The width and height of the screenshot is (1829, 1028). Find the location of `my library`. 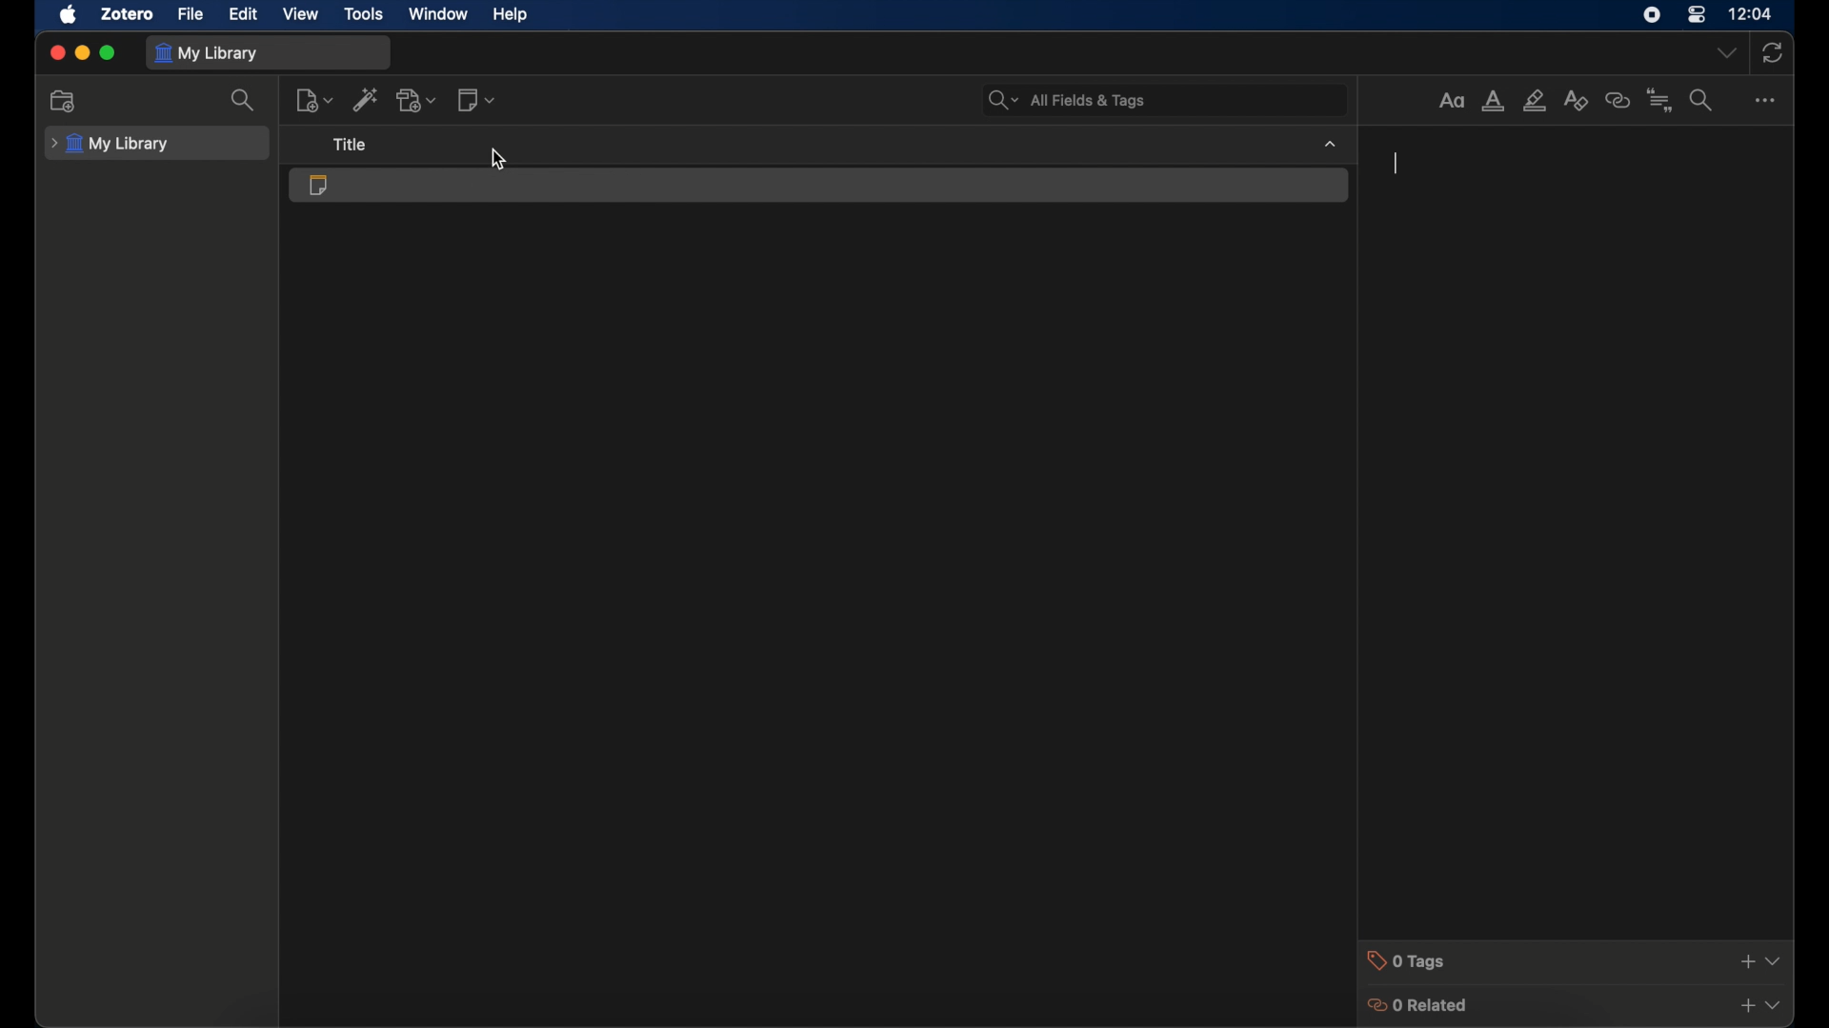

my library is located at coordinates (110, 143).